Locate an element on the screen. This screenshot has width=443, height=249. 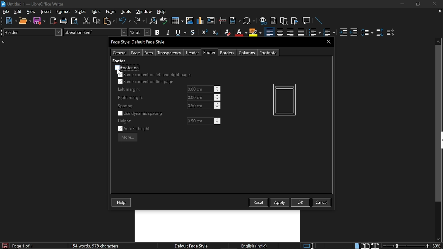
Insert hyperlink is located at coordinates (263, 21).